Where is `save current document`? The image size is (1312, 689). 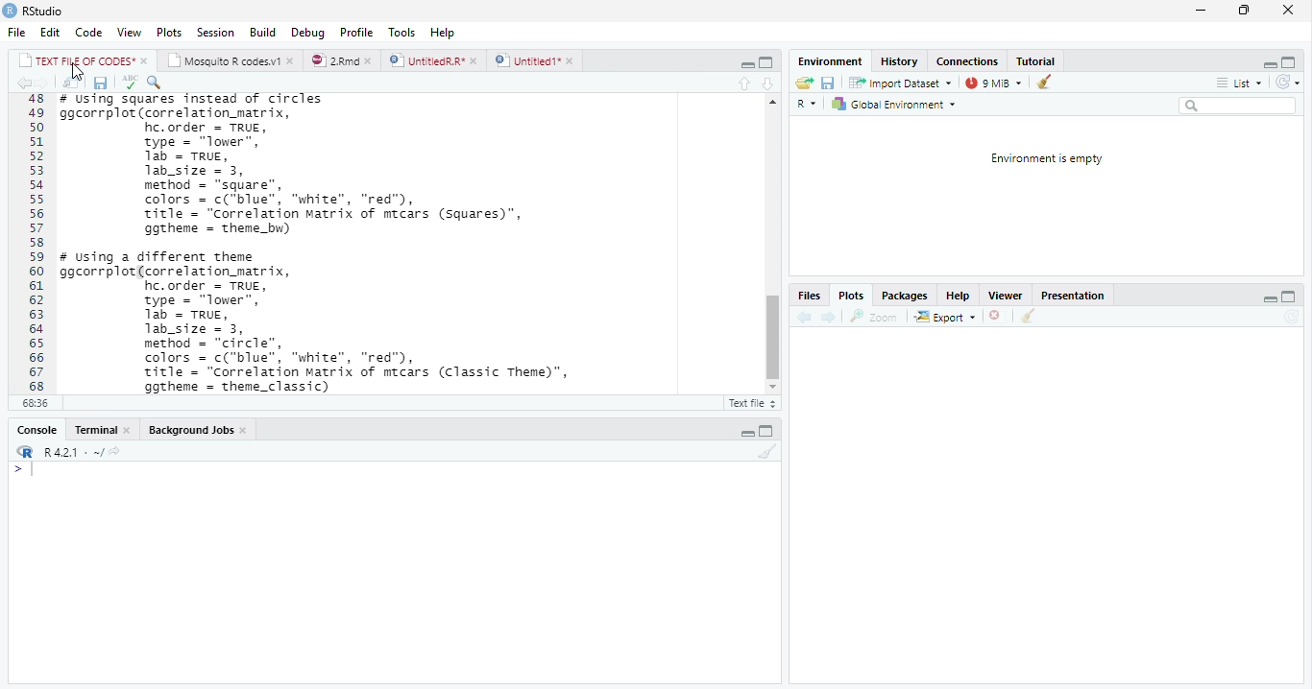 save current document is located at coordinates (101, 83).